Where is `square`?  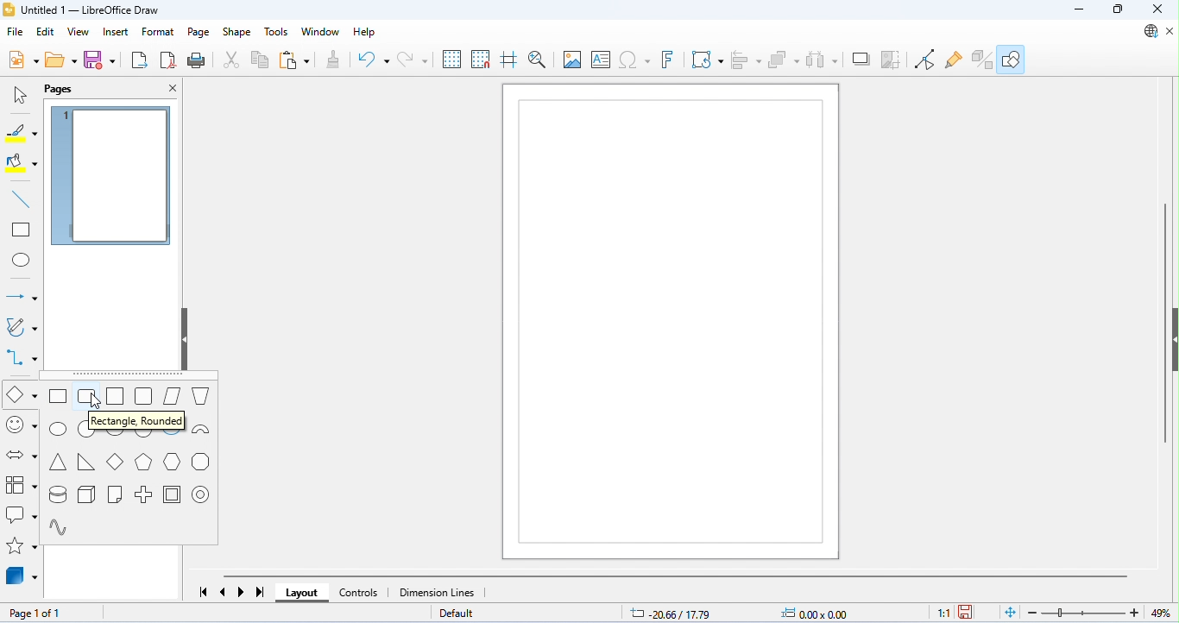 square is located at coordinates (117, 397).